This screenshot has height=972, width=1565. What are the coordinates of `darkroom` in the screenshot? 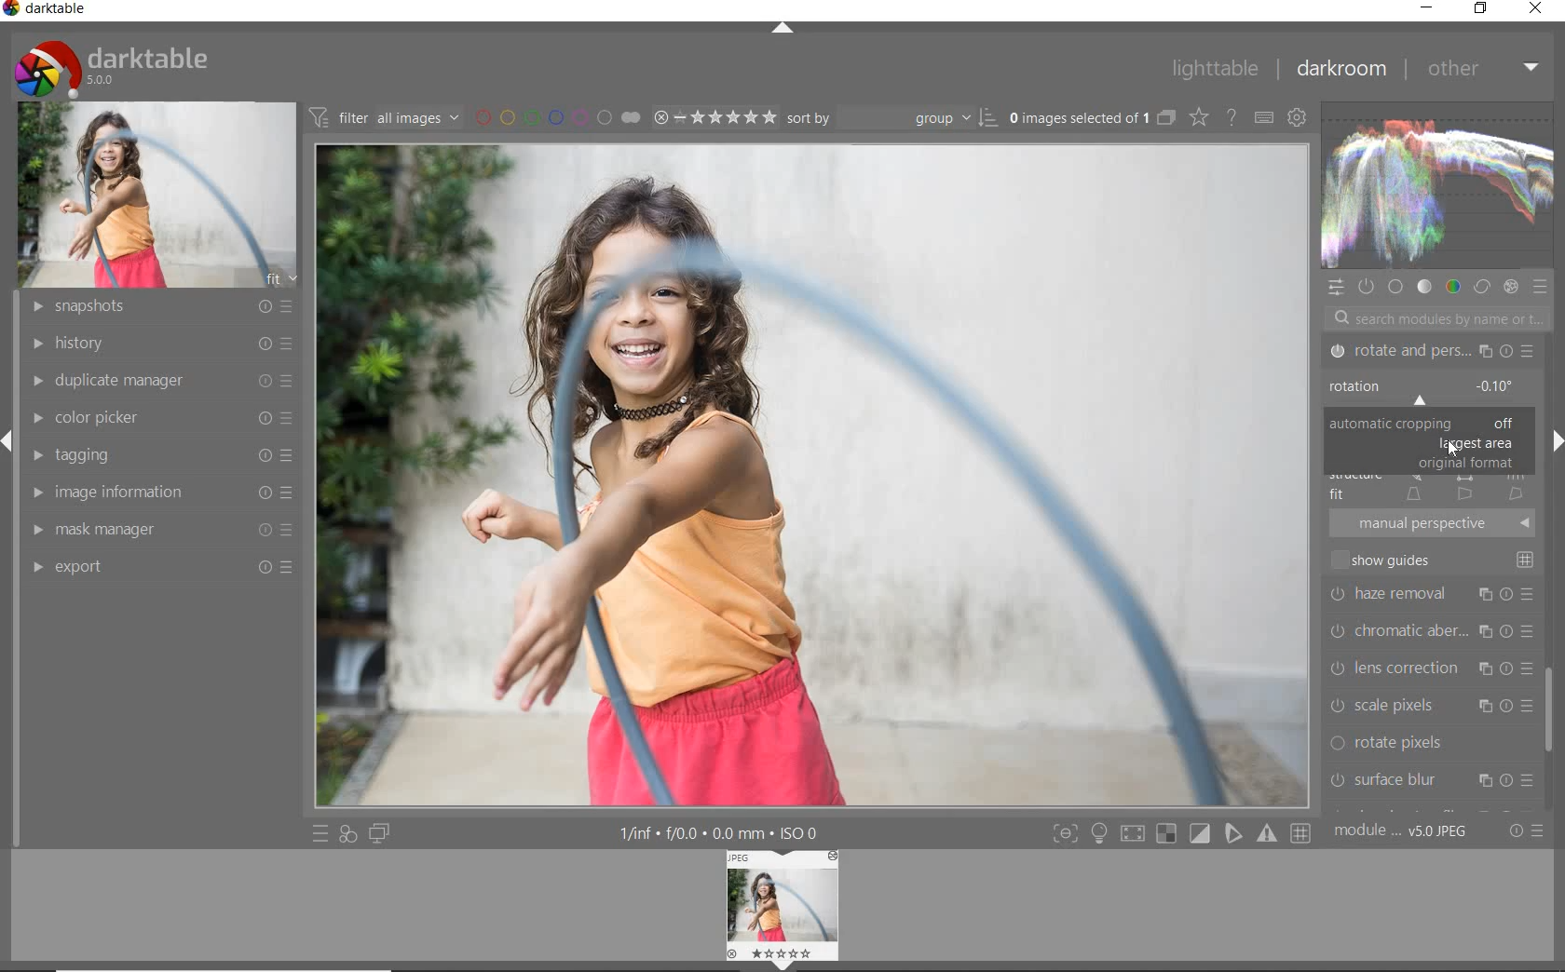 It's located at (1342, 67).